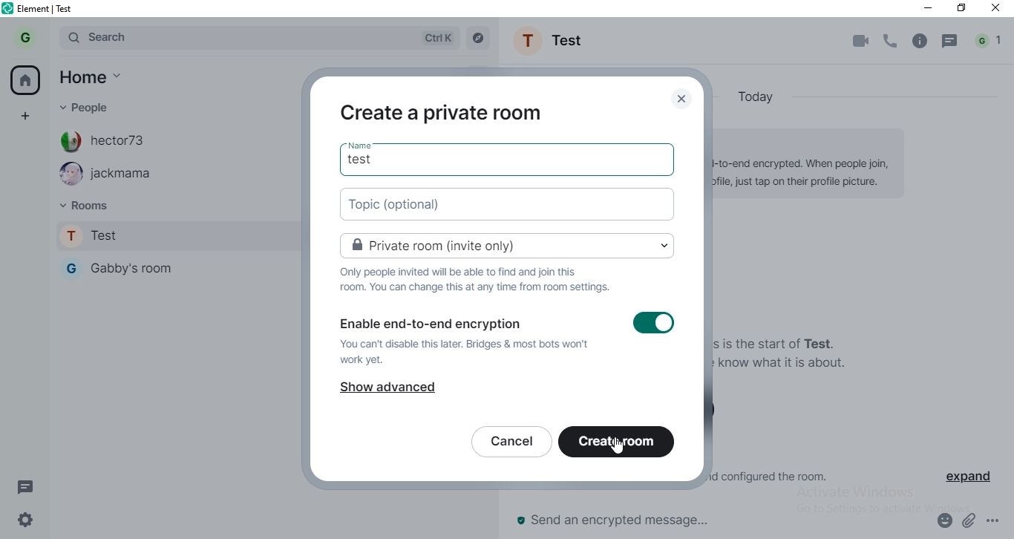 The height and width of the screenshot is (539, 1014). I want to click on message, so click(25, 489).